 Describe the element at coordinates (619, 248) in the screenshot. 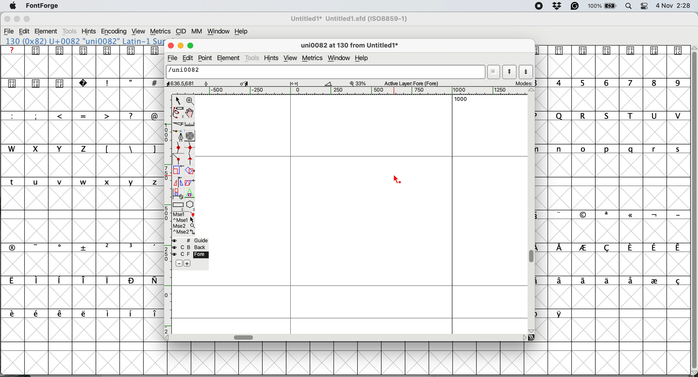

I see `symbols` at that location.